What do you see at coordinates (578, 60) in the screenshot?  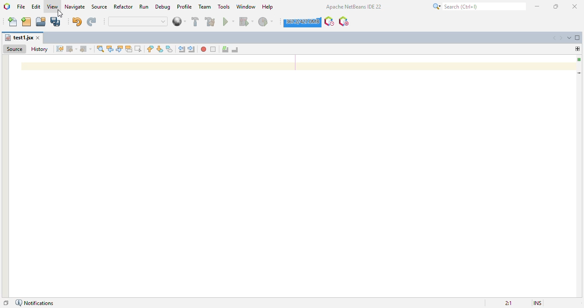 I see `no errors` at bounding box center [578, 60].